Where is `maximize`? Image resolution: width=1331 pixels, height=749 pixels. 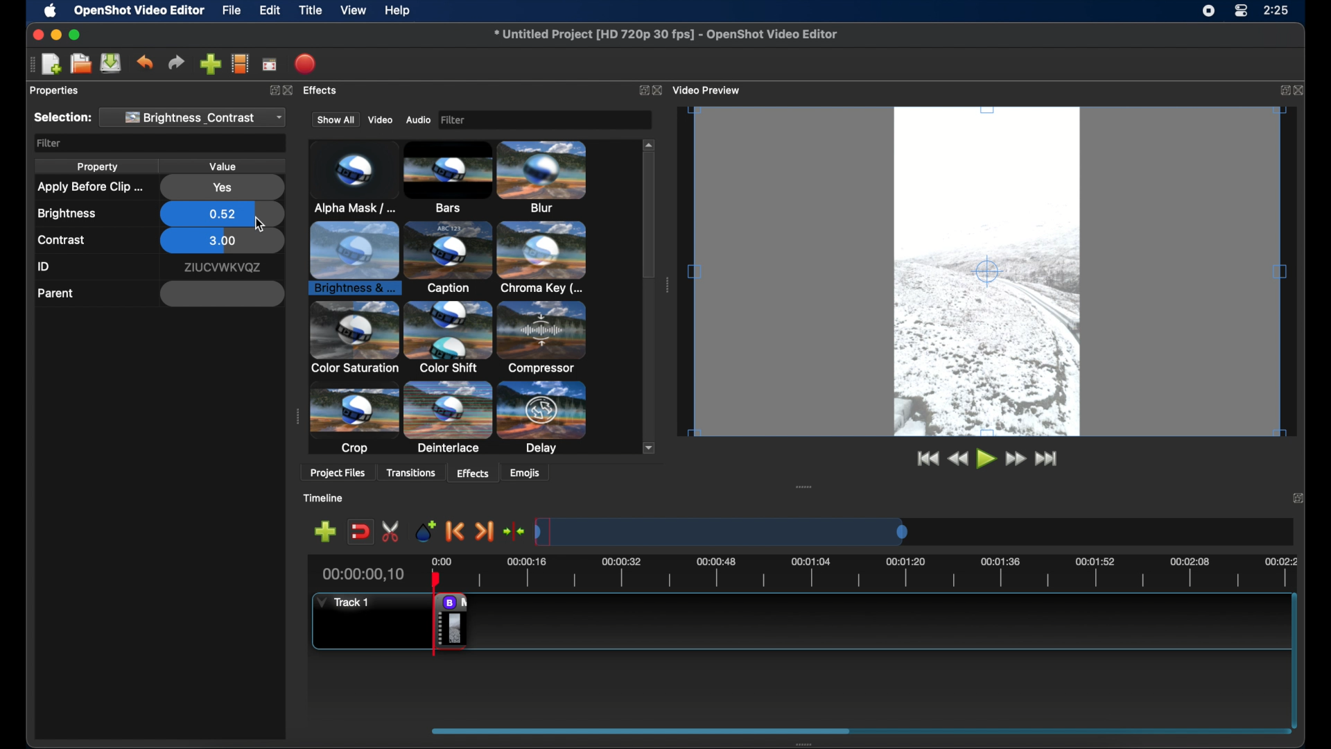 maximize is located at coordinates (76, 35).